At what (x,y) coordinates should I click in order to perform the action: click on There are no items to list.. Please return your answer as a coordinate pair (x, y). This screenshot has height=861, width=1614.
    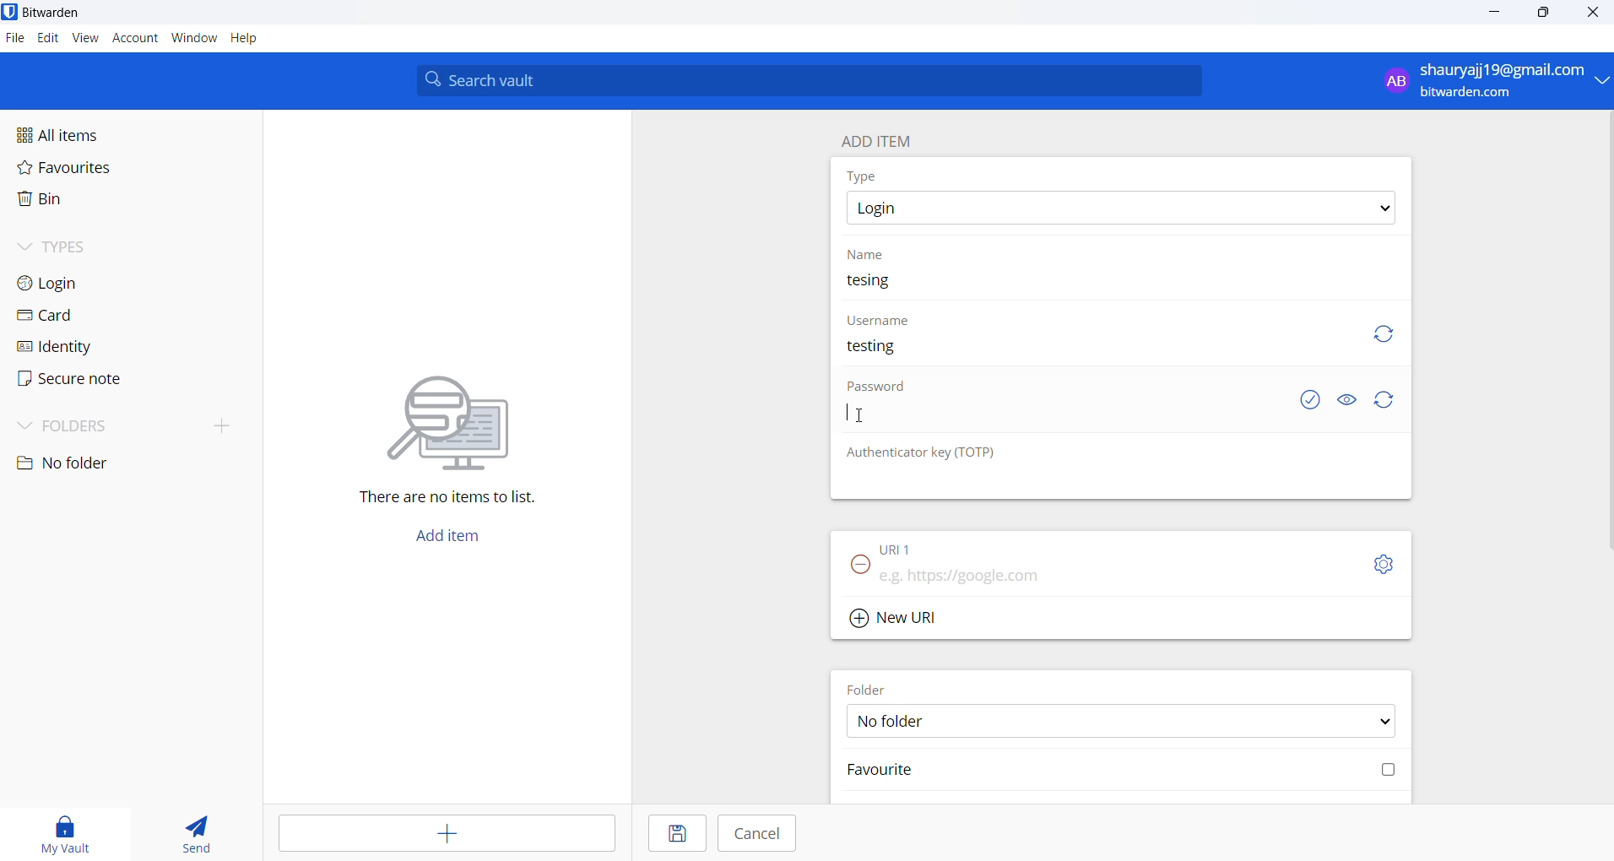
    Looking at the image, I should click on (456, 500).